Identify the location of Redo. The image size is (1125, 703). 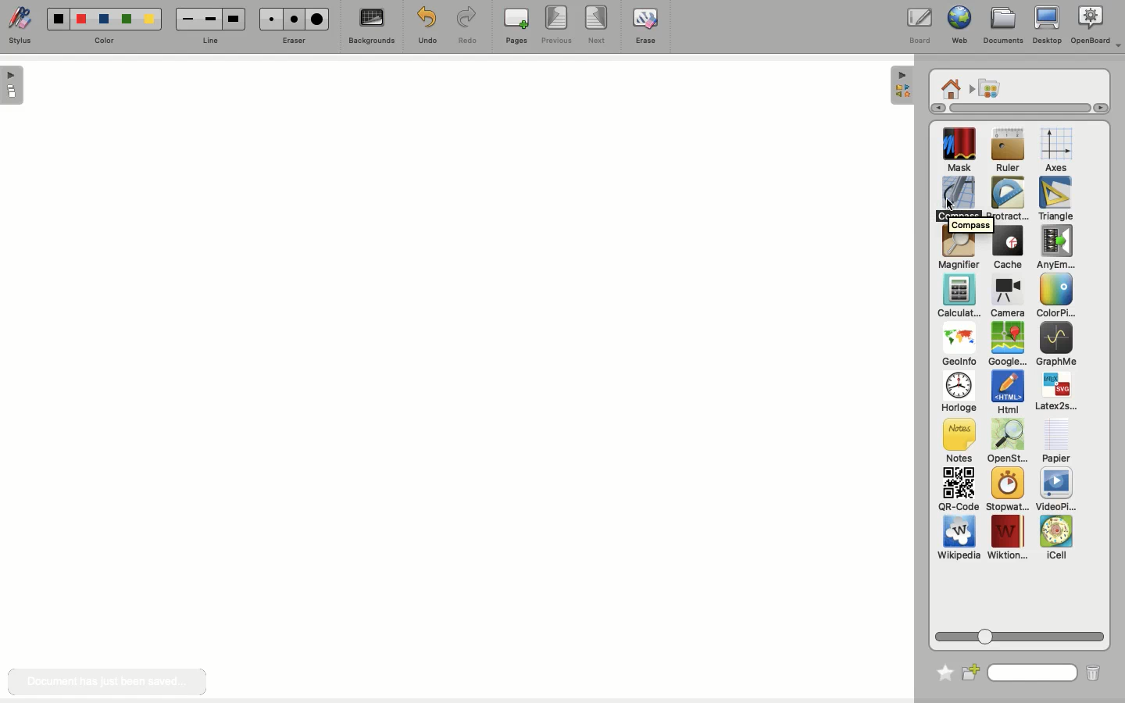
(468, 27).